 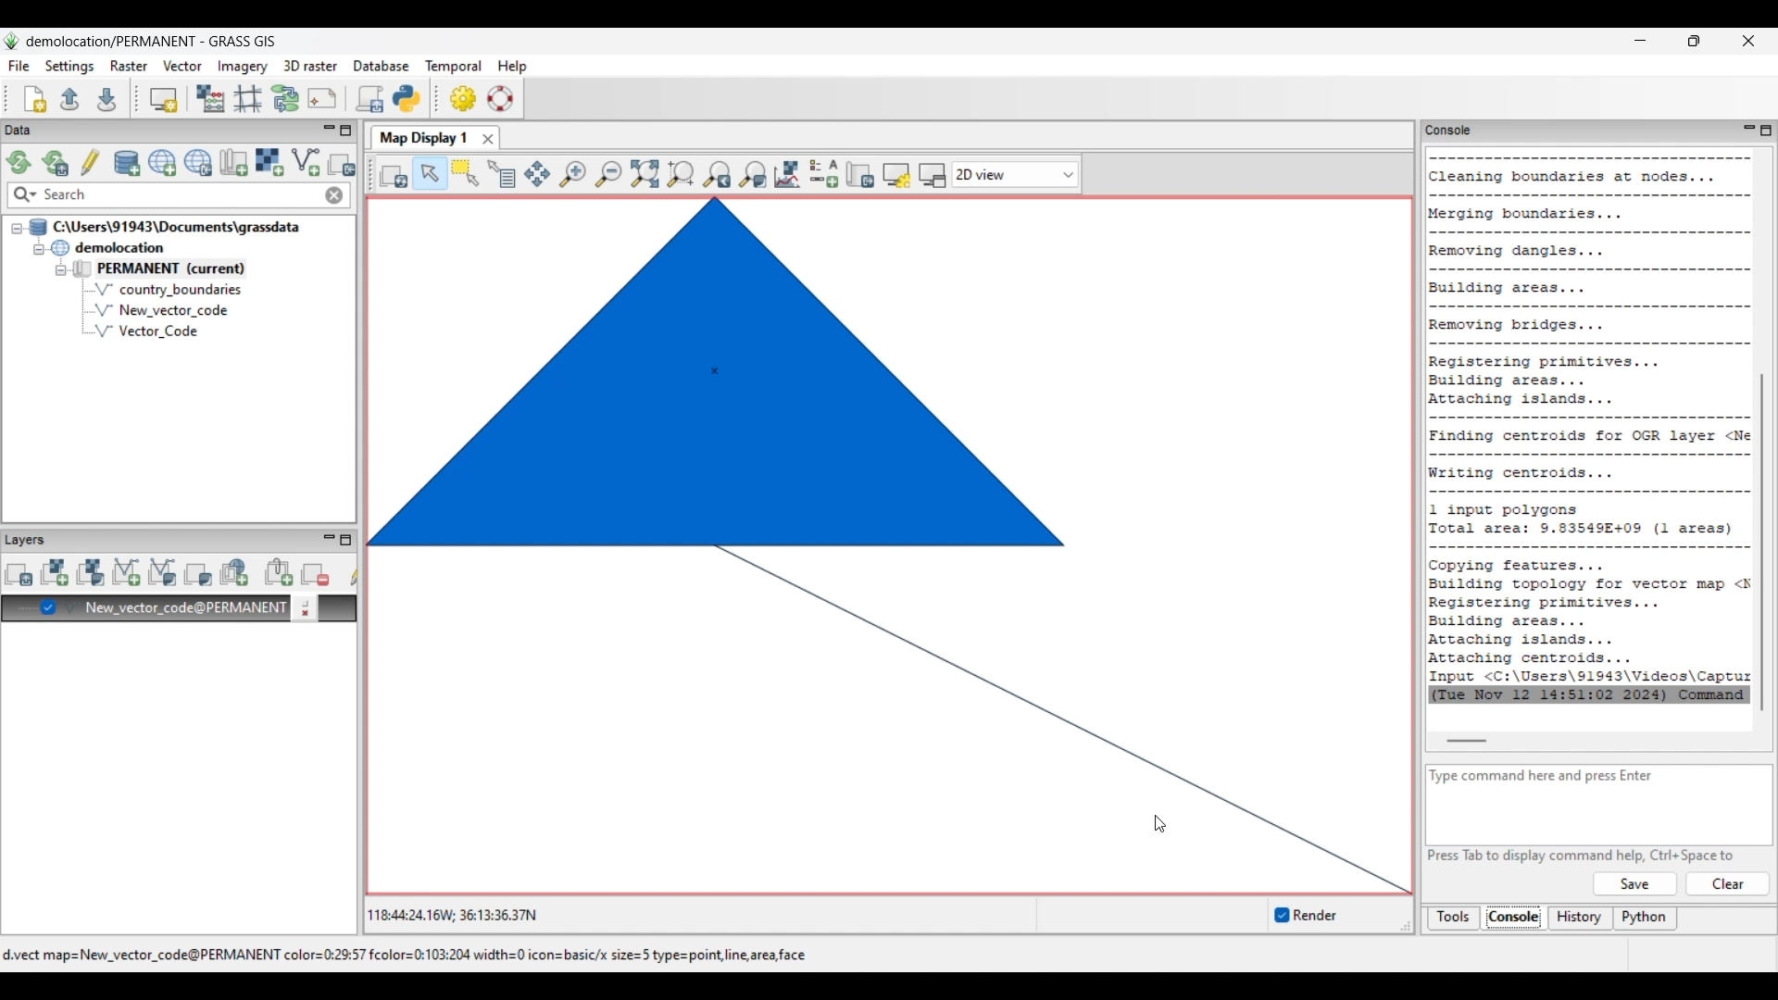 What do you see at coordinates (198, 574) in the screenshot?
I see `Add various overlays` at bounding box center [198, 574].